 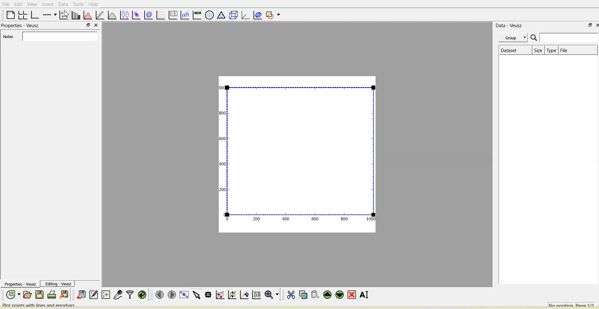 What do you see at coordinates (64, 295) in the screenshot?
I see `Export to graphics formats` at bounding box center [64, 295].